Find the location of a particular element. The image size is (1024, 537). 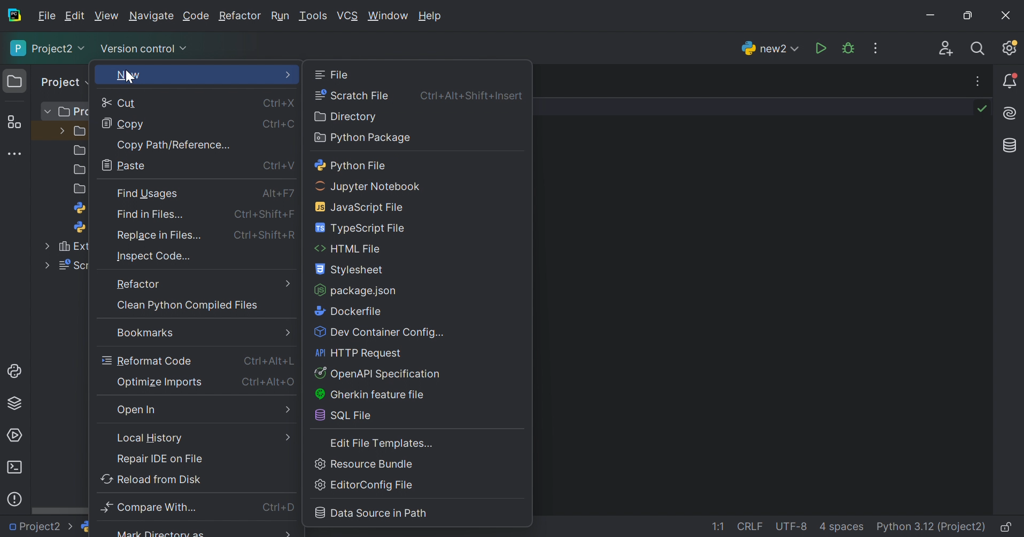

Help is located at coordinates (432, 17).